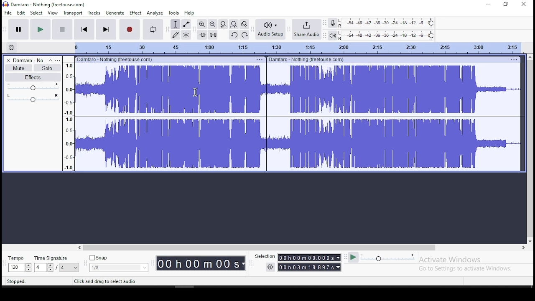 The height and width of the screenshot is (301, 535). What do you see at coordinates (69, 268) in the screenshot?
I see `menu` at bounding box center [69, 268].